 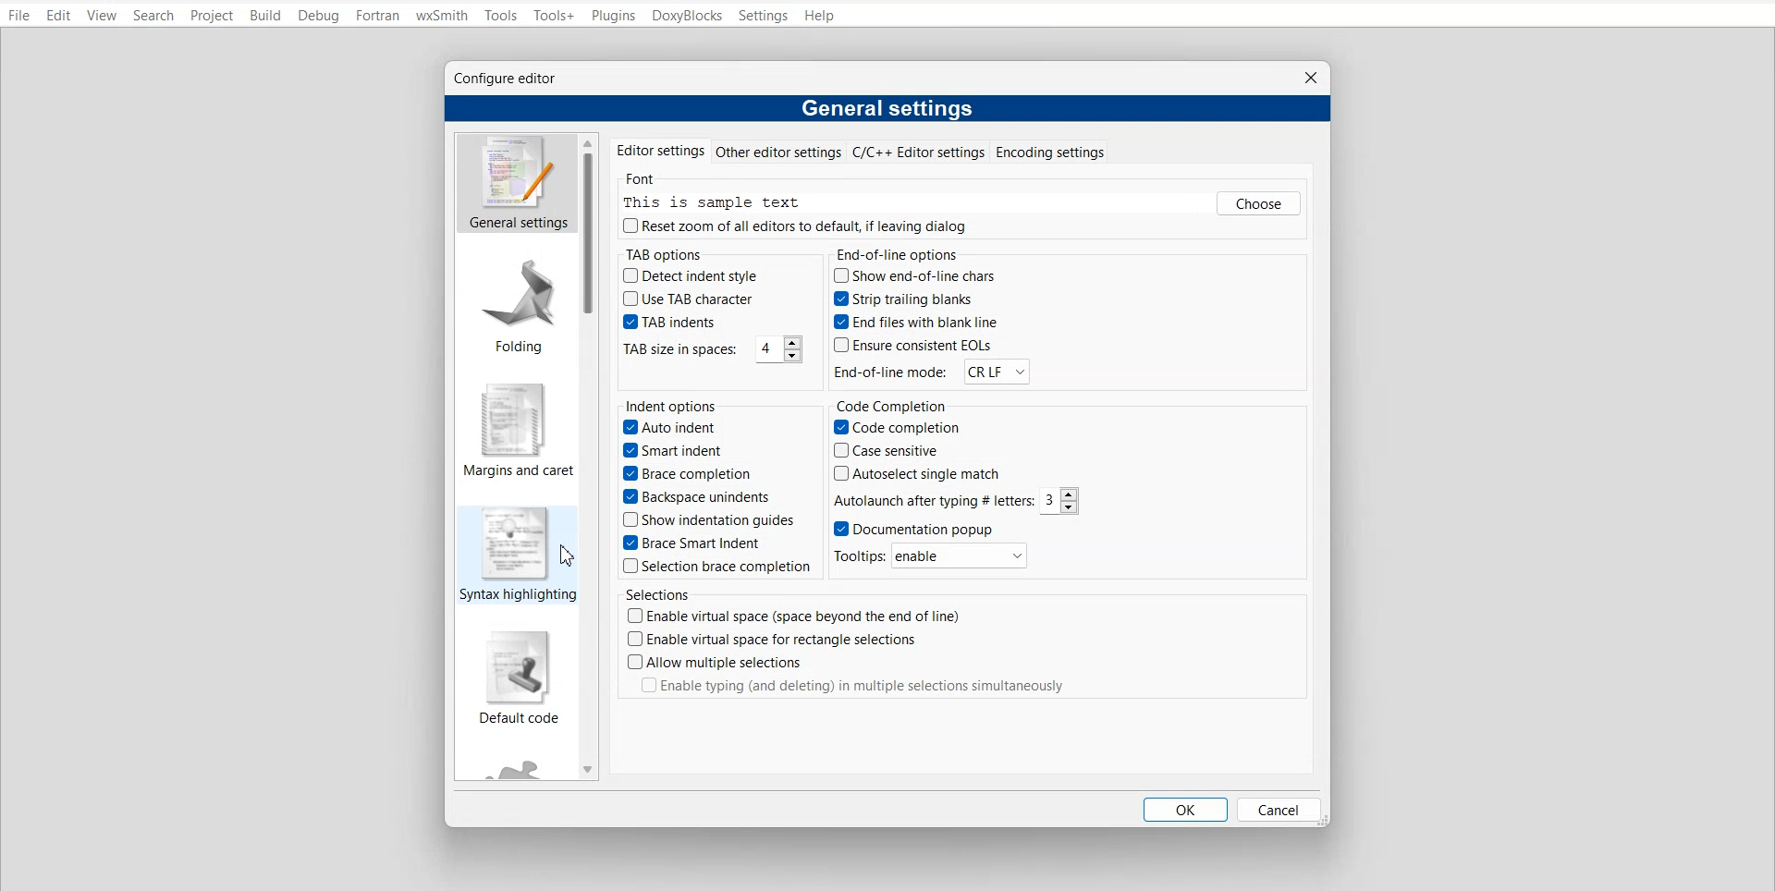 What do you see at coordinates (214, 15) in the screenshot?
I see `Project` at bounding box center [214, 15].